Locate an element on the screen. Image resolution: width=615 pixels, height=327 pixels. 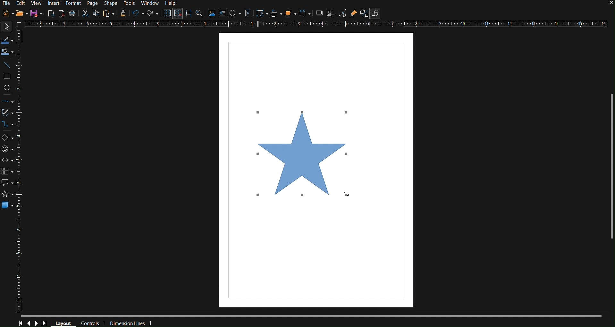
Transformations is located at coordinates (261, 14).